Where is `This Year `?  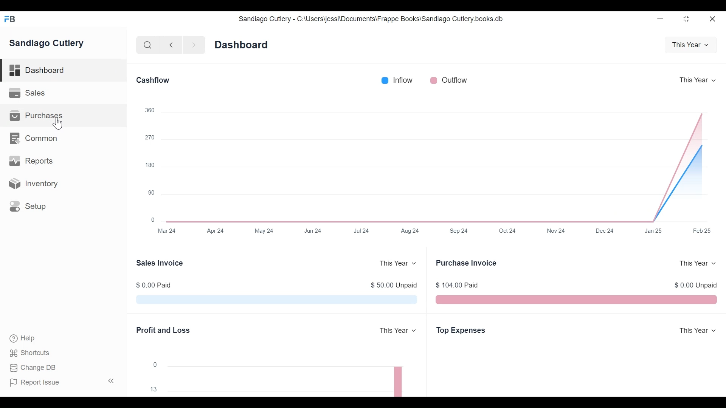 This Year  is located at coordinates (397, 263).